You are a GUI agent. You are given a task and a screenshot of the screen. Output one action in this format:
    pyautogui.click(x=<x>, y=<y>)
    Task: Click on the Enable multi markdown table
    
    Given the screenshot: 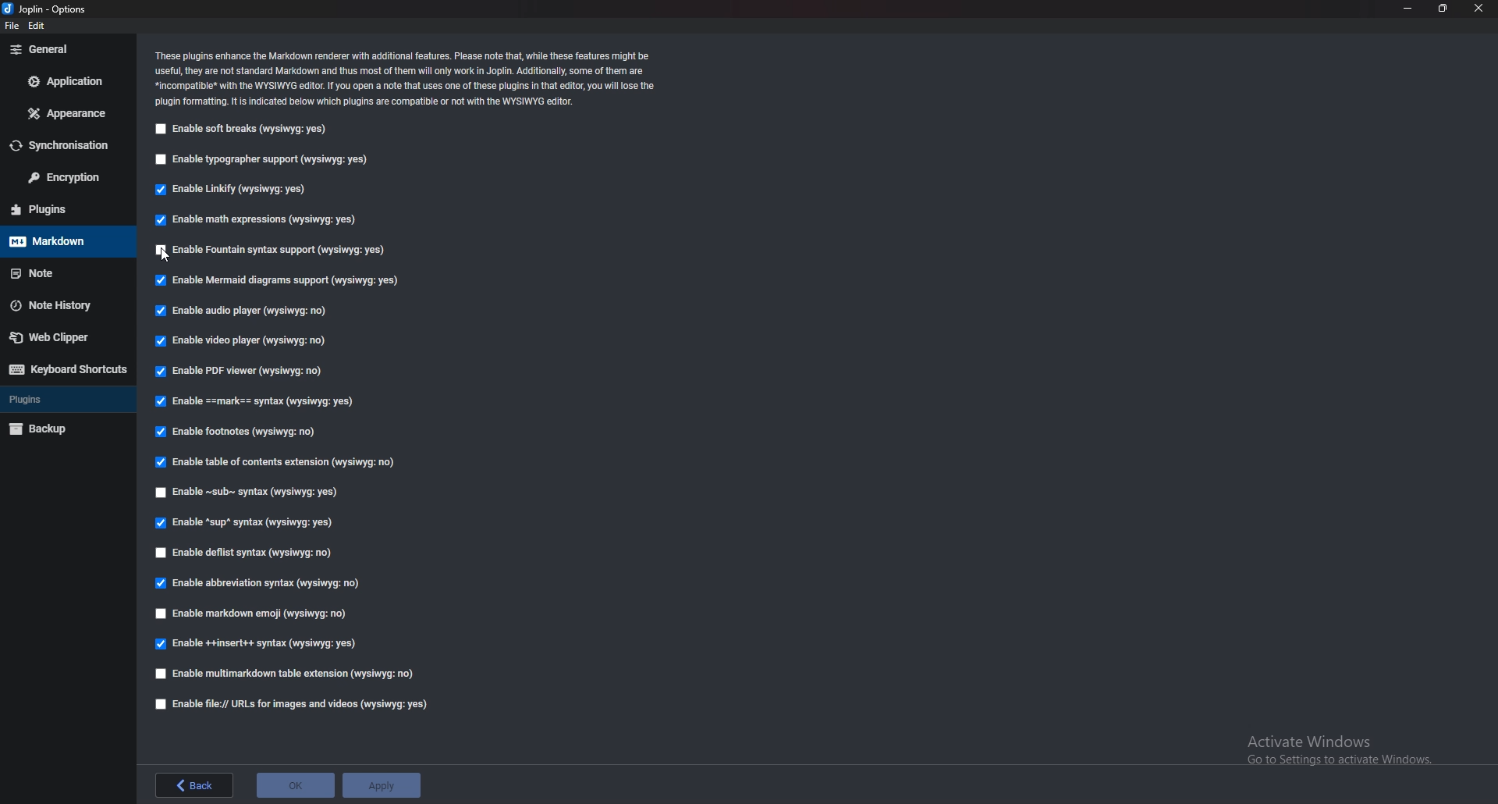 What is the action you would take?
    pyautogui.click(x=289, y=674)
    